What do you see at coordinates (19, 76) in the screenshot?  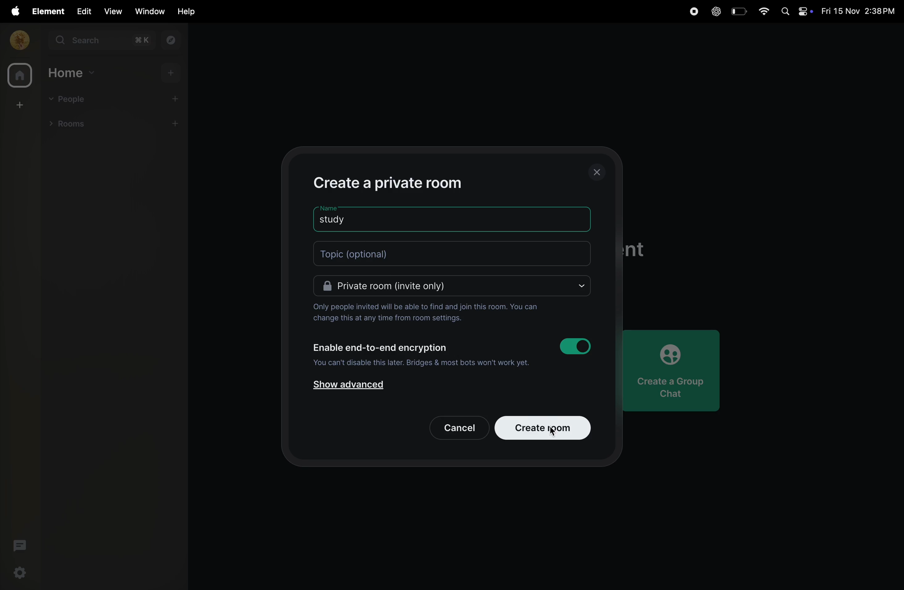 I see `home ` at bounding box center [19, 76].